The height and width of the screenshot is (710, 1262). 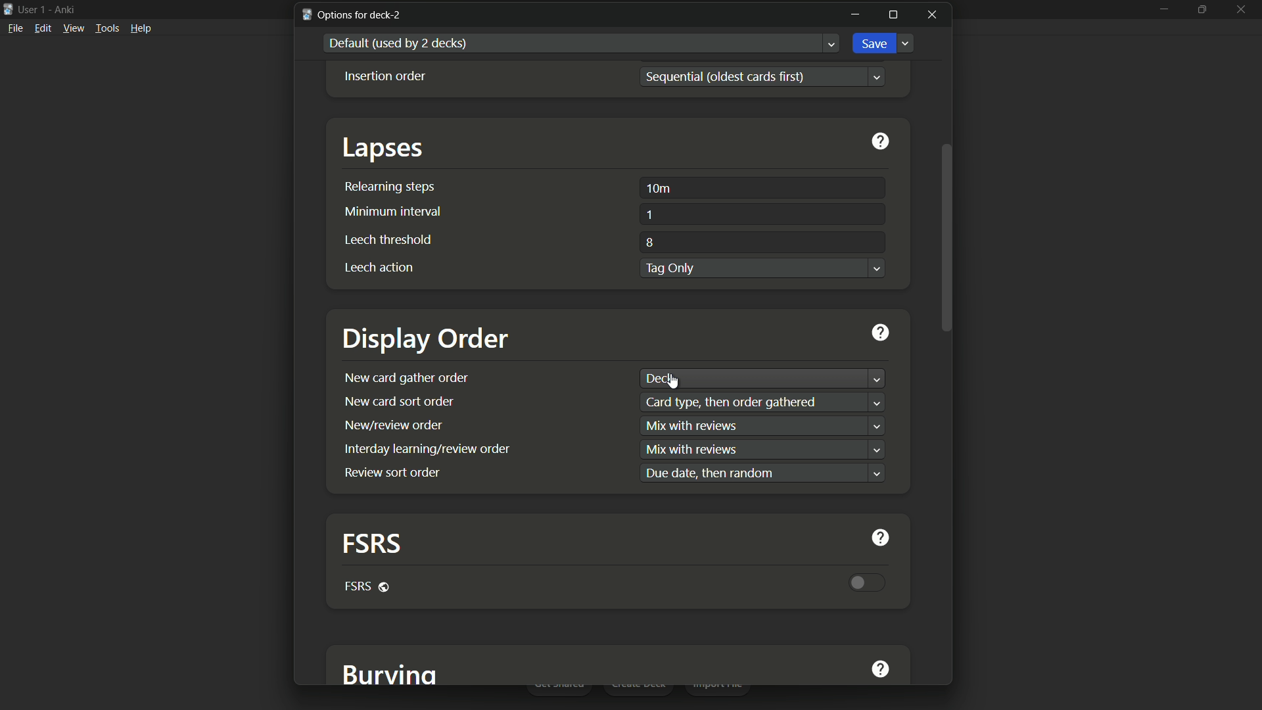 I want to click on lapses, so click(x=385, y=148).